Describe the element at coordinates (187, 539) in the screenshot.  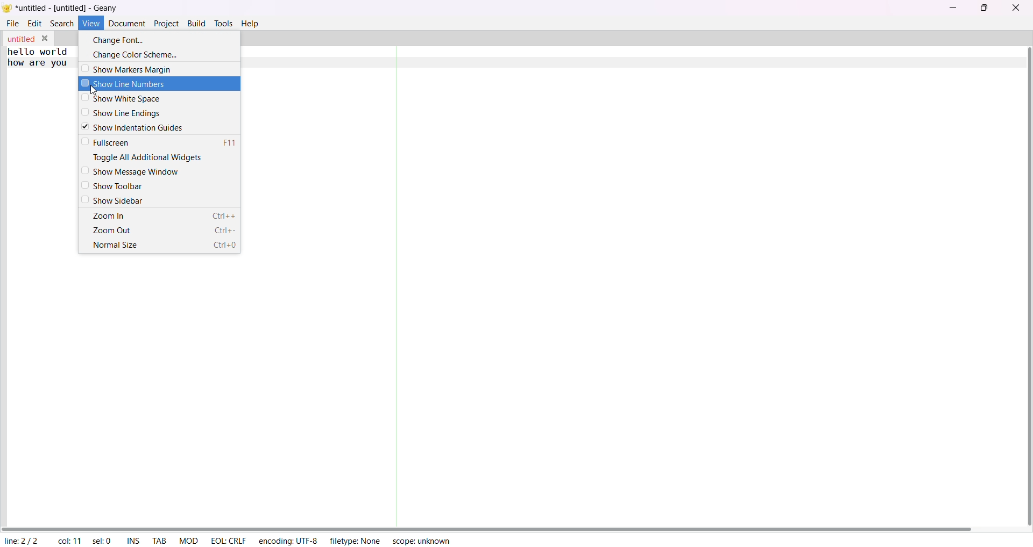
I see `MOD` at that location.